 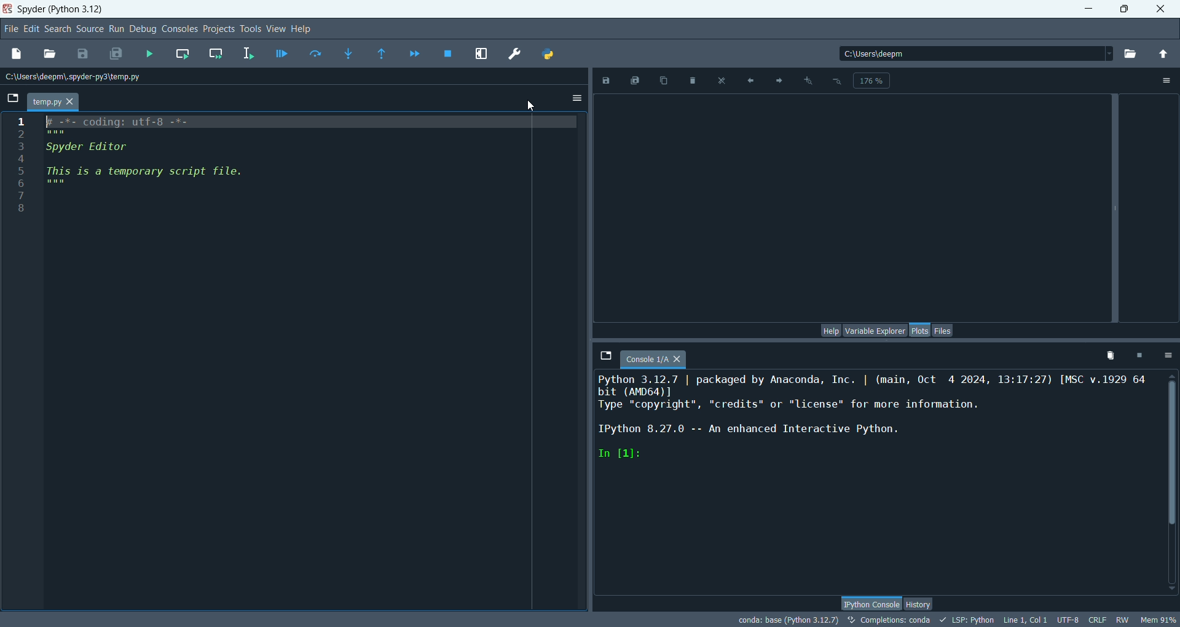 I want to click on files, so click(x=945, y=329).